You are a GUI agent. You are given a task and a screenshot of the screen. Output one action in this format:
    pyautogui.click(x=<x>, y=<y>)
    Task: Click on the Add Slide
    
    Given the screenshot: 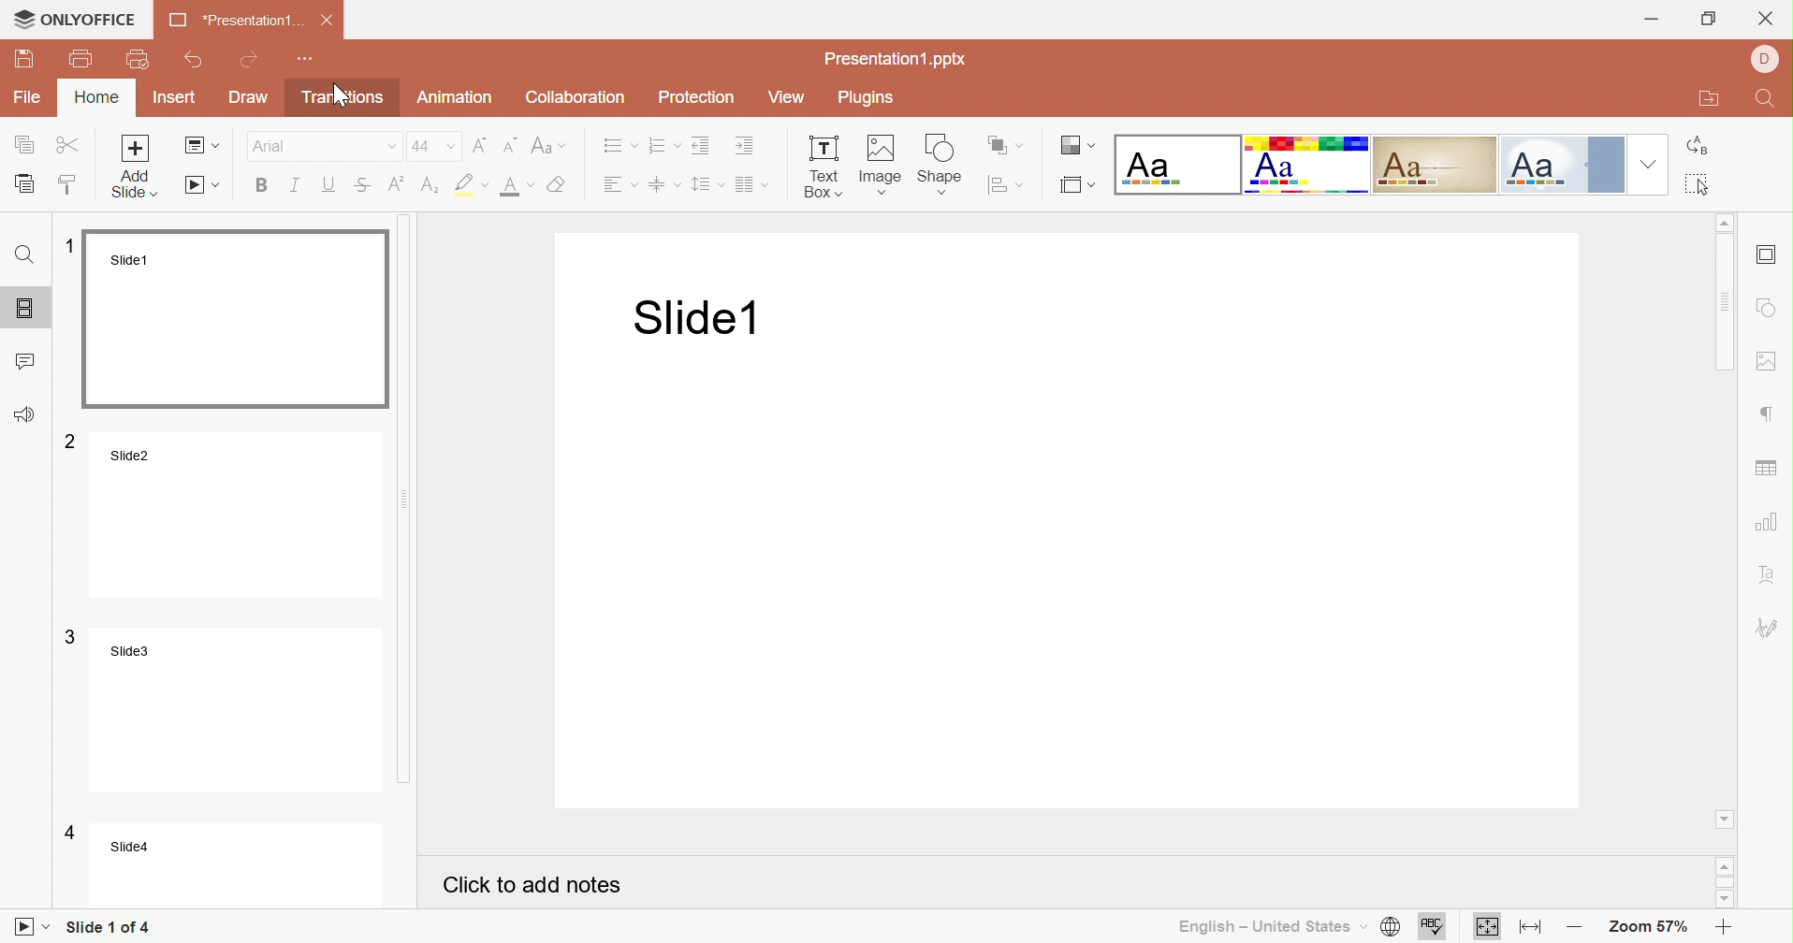 What is the action you would take?
    pyautogui.click(x=137, y=166)
    